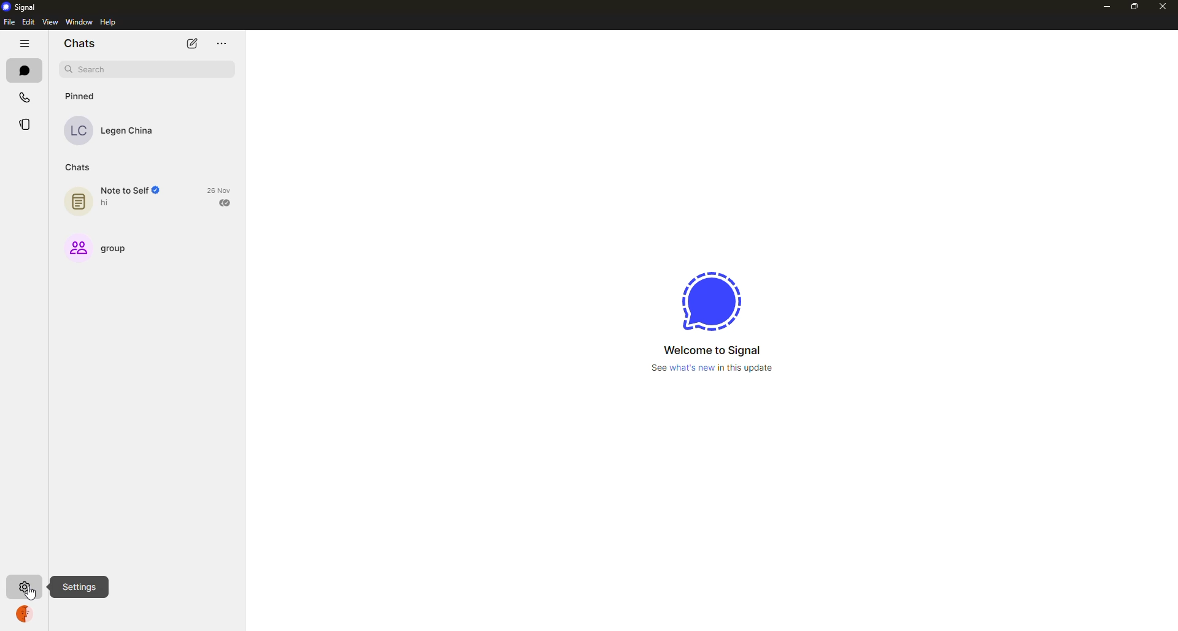  Describe the element at coordinates (26, 97) in the screenshot. I see `calls` at that location.